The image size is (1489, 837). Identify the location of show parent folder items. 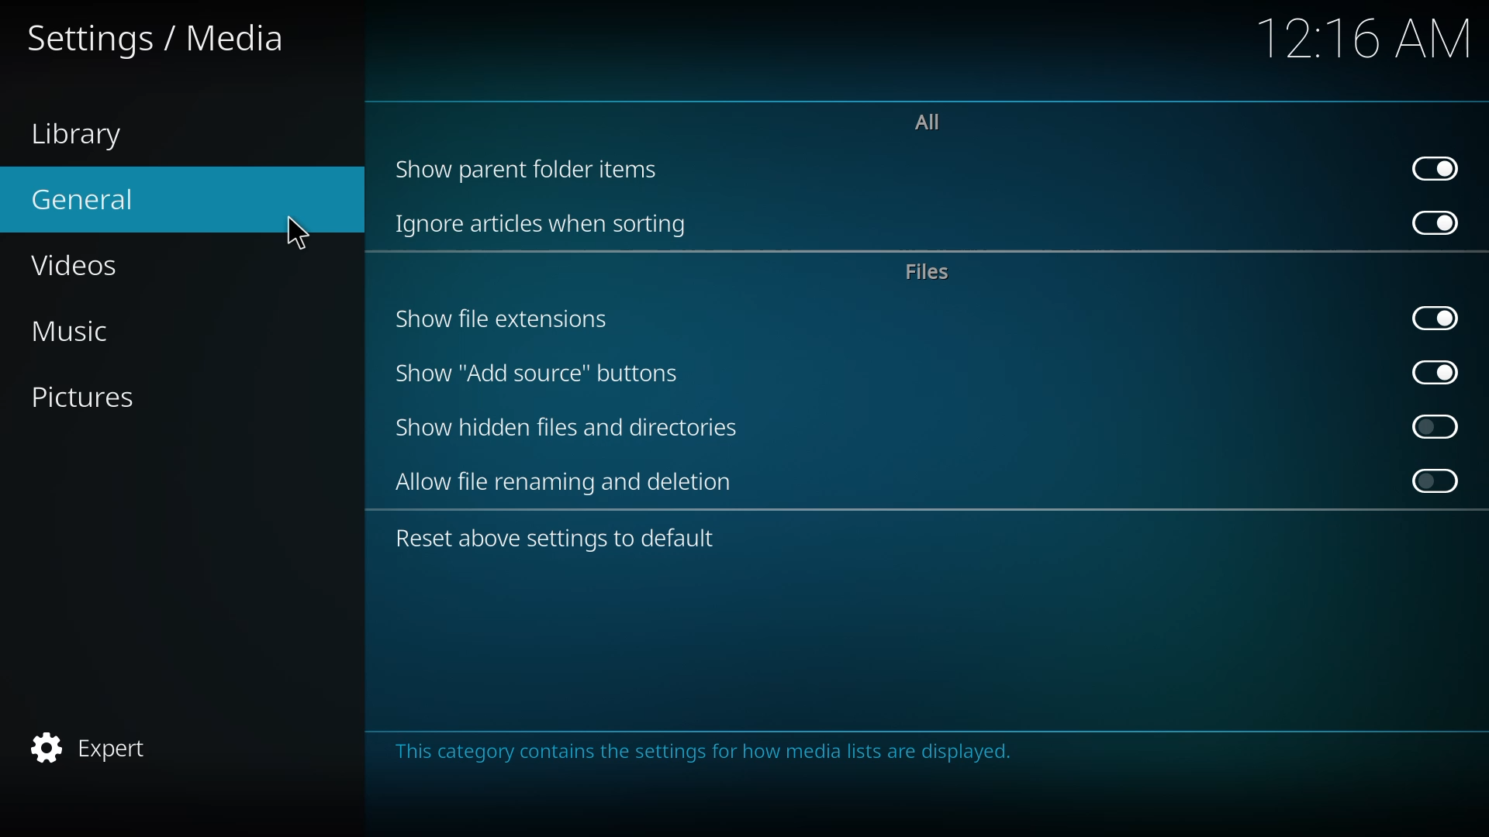
(529, 168).